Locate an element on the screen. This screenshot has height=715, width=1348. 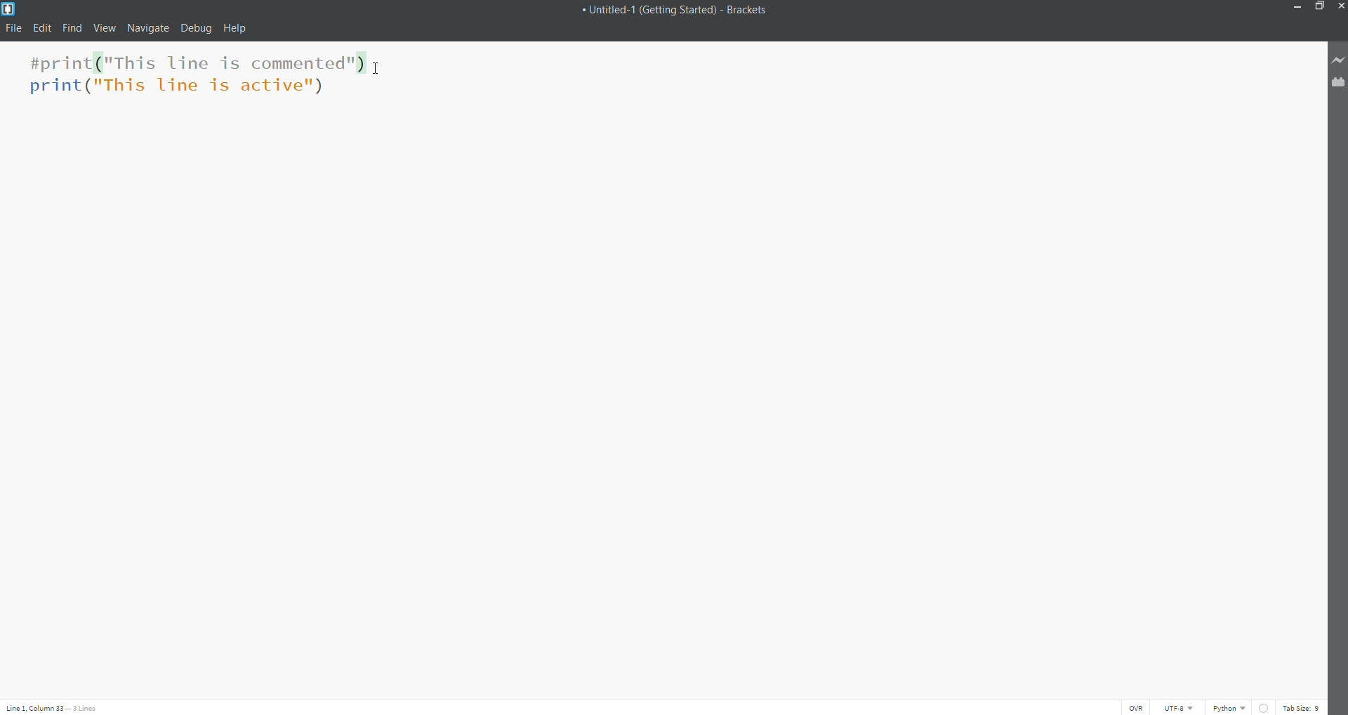
Minimize is located at coordinates (1297, 8).